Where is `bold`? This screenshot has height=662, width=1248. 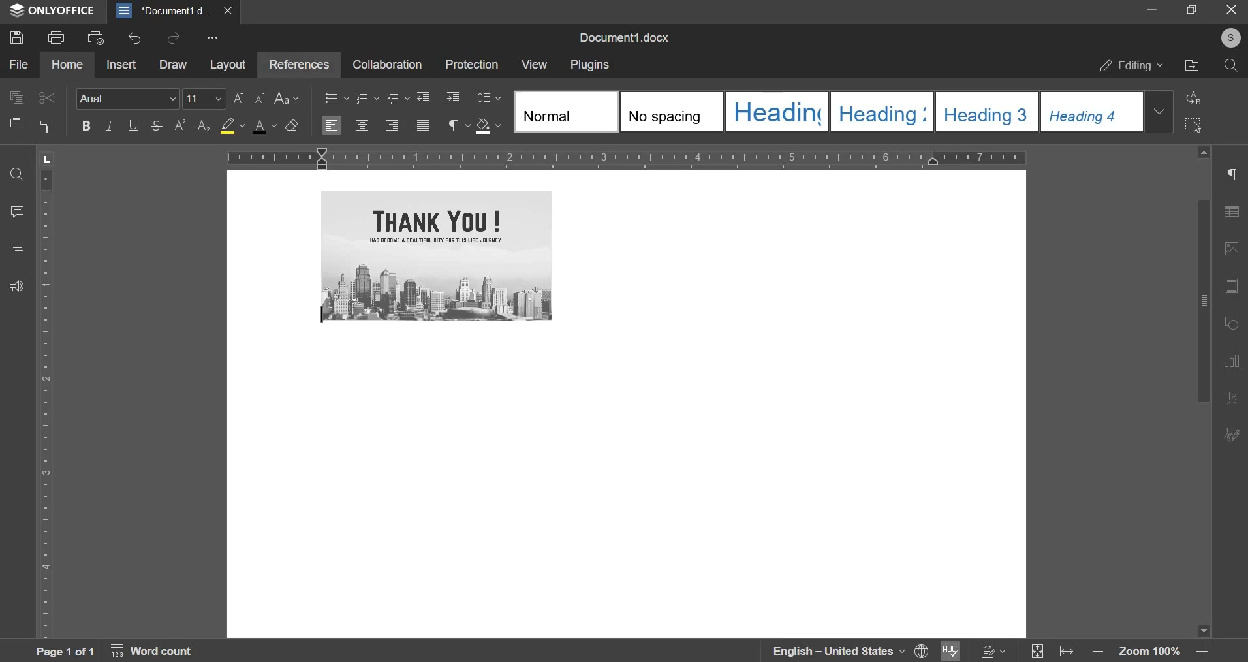 bold is located at coordinates (85, 125).